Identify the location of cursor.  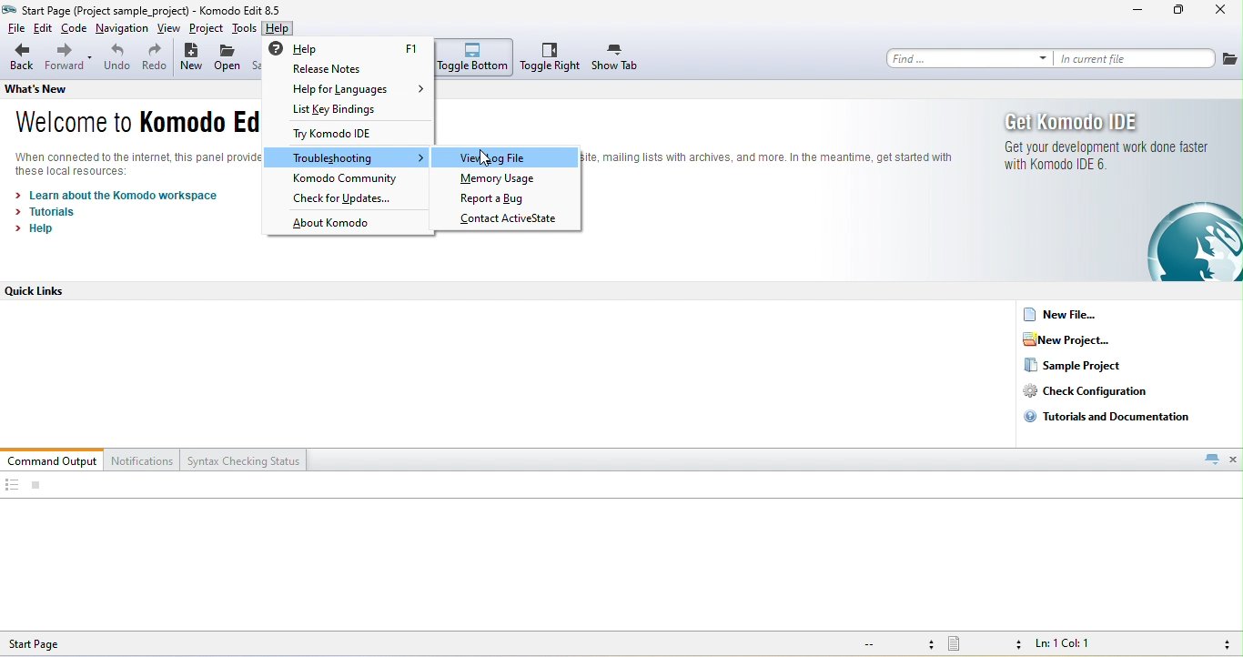
(484, 158).